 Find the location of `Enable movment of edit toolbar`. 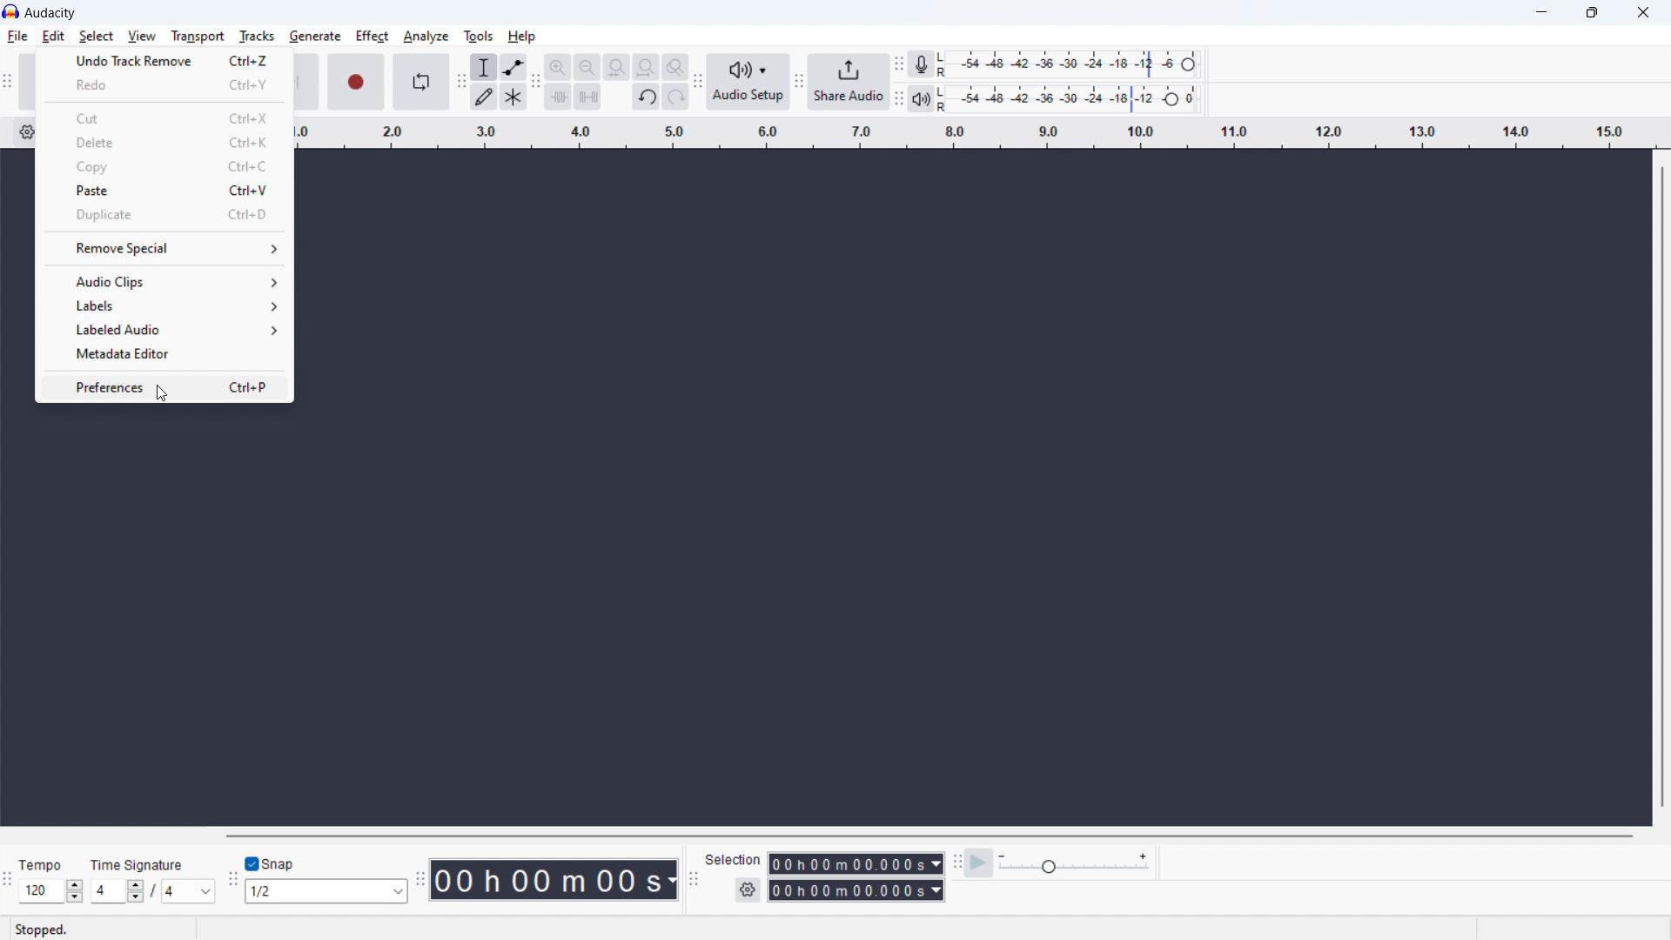

Enable movment of edit toolbar is located at coordinates (536, 81).